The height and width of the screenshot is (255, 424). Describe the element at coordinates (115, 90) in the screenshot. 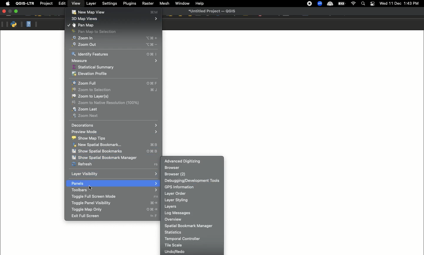

I see `Zoom to selection` at that location.